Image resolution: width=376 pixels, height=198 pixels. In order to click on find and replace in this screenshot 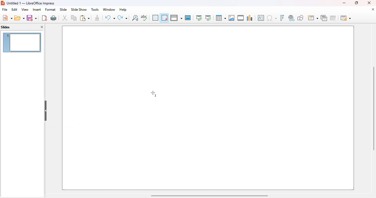, I will do `click(135, 18)`.